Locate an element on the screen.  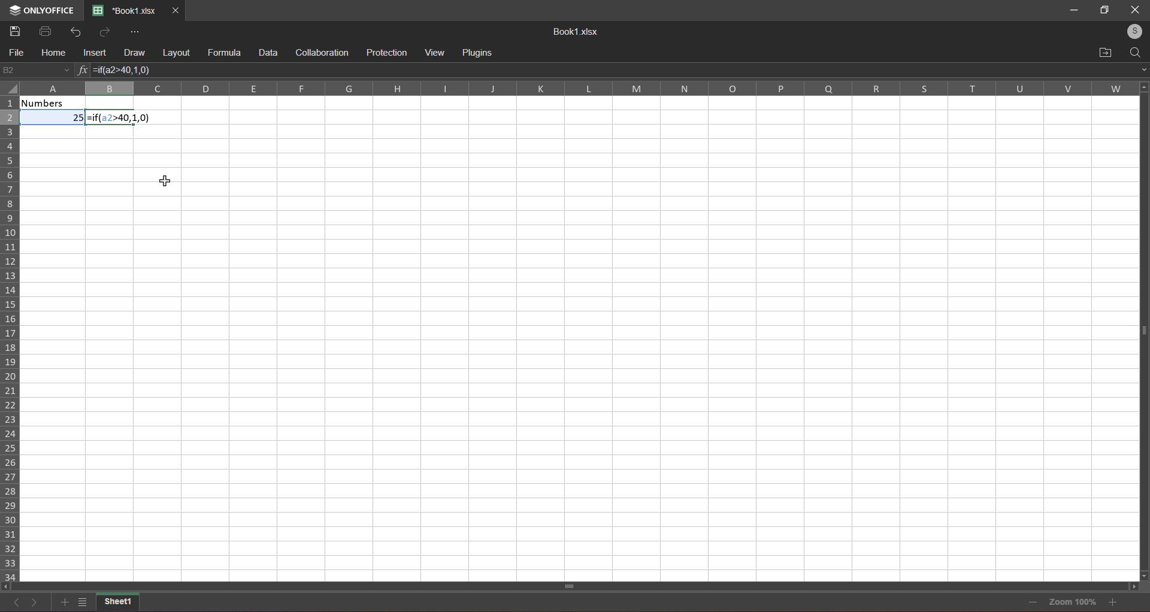
zoom 100% is located at coordinates (1075, 603).